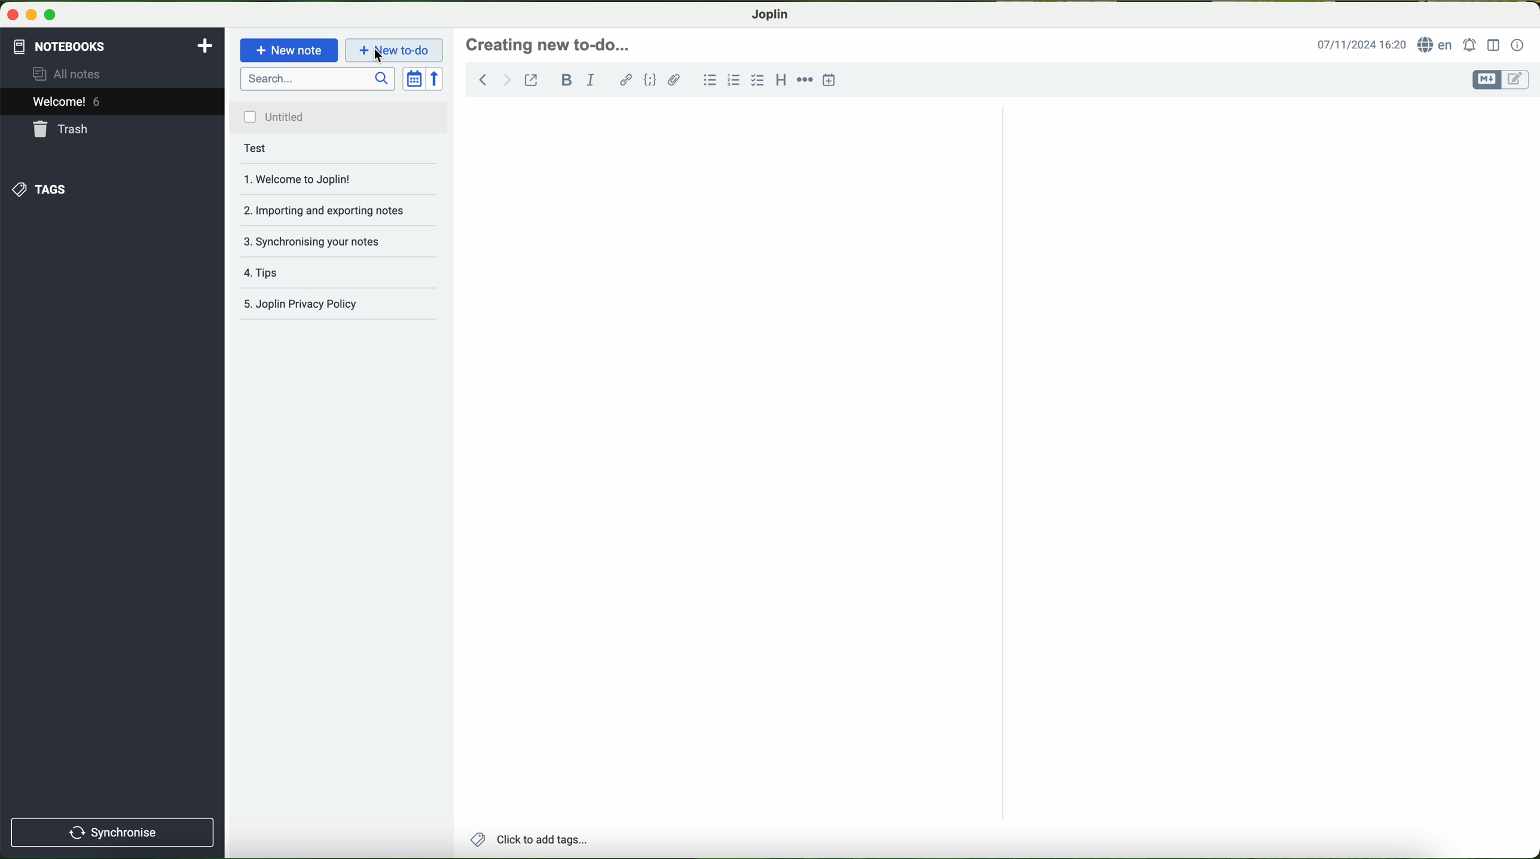 Image resolution: width=1540 pixels, height=859 pixels. I want to click on Joplin, so click(770, 16).